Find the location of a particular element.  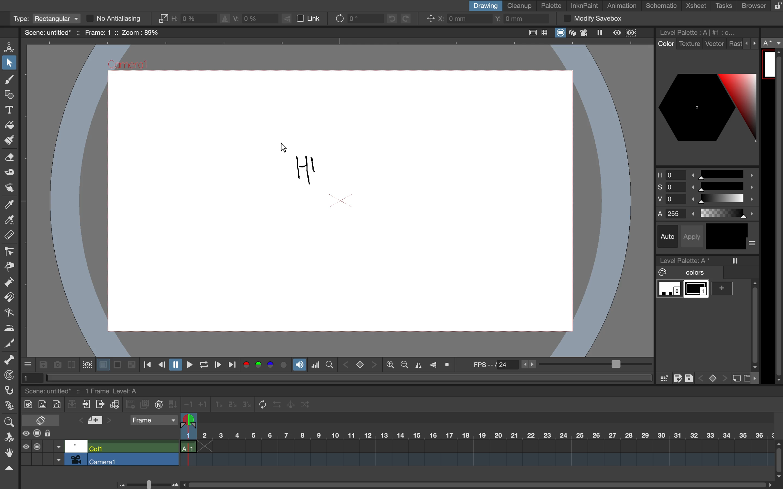

type rectangular is located at coordinates (45, 19).